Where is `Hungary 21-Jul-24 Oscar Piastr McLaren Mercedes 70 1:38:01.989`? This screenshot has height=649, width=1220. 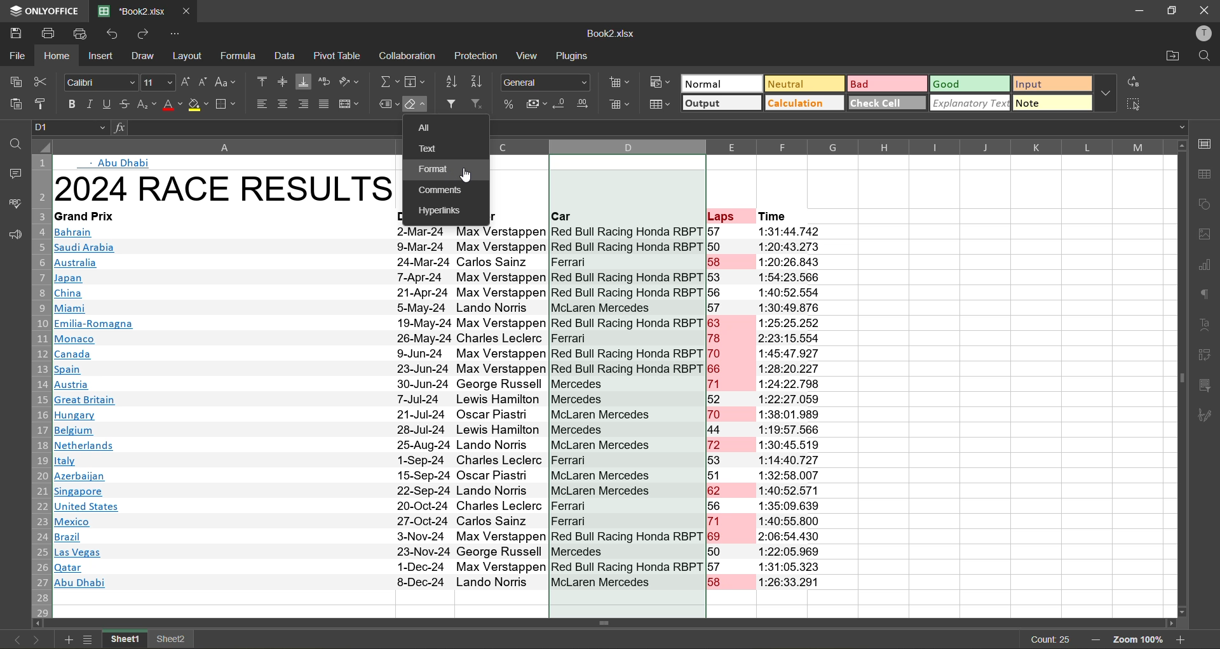 Hungary 21-Jul-24 Oscar Piastr McLaren Mercedes 70 1:38:01.989 is located at coordinates (441, 415).